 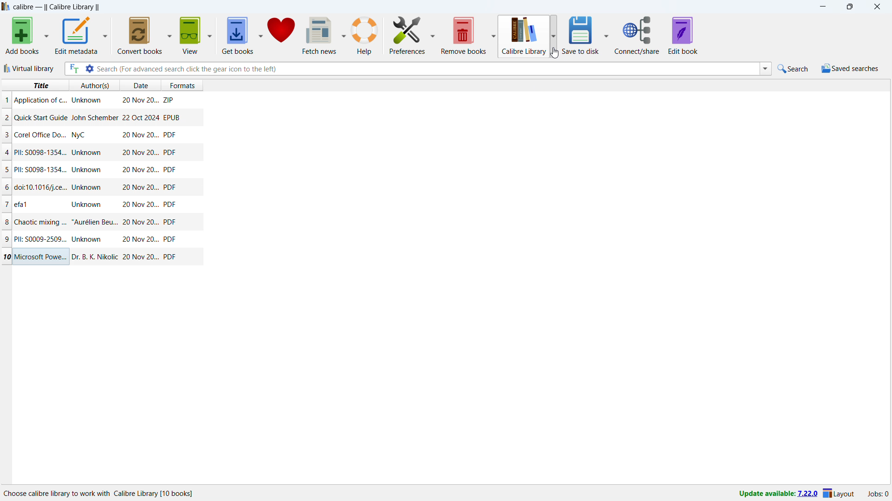 I want to click on edit metadata options, so click(x=105, y=36).